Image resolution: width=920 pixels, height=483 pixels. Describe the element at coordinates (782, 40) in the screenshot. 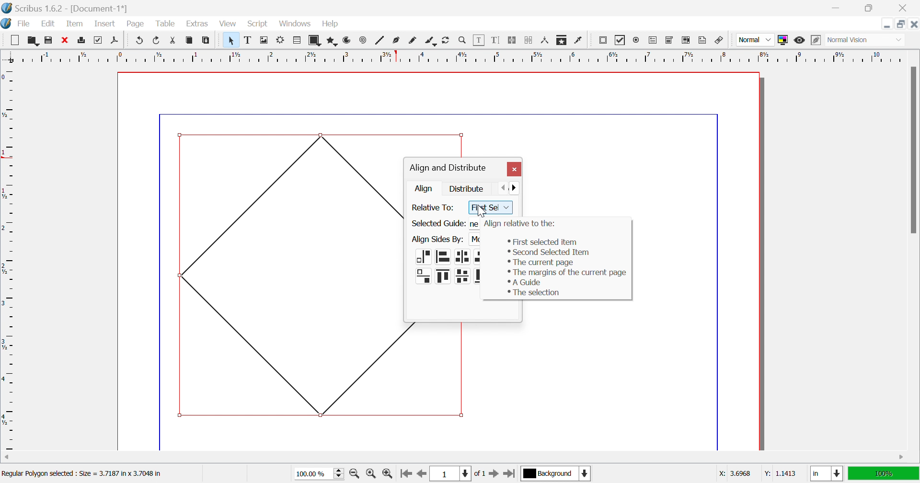

I see `Toggle Color Management System` at that location.